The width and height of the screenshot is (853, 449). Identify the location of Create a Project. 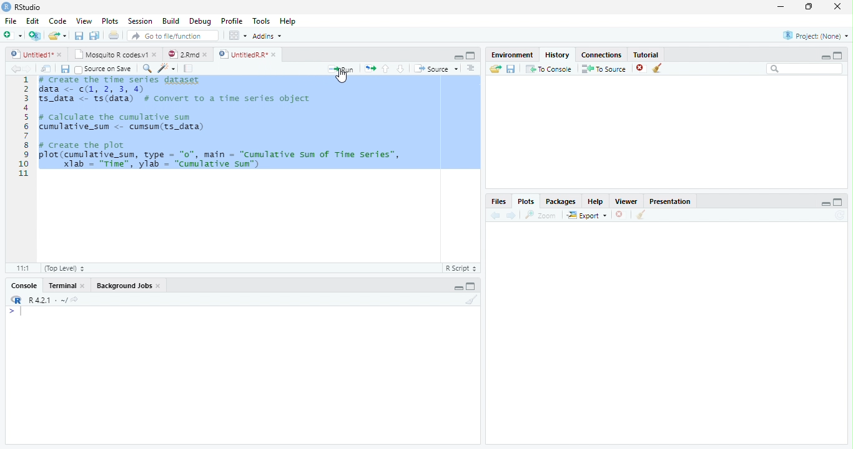
(35, 36).